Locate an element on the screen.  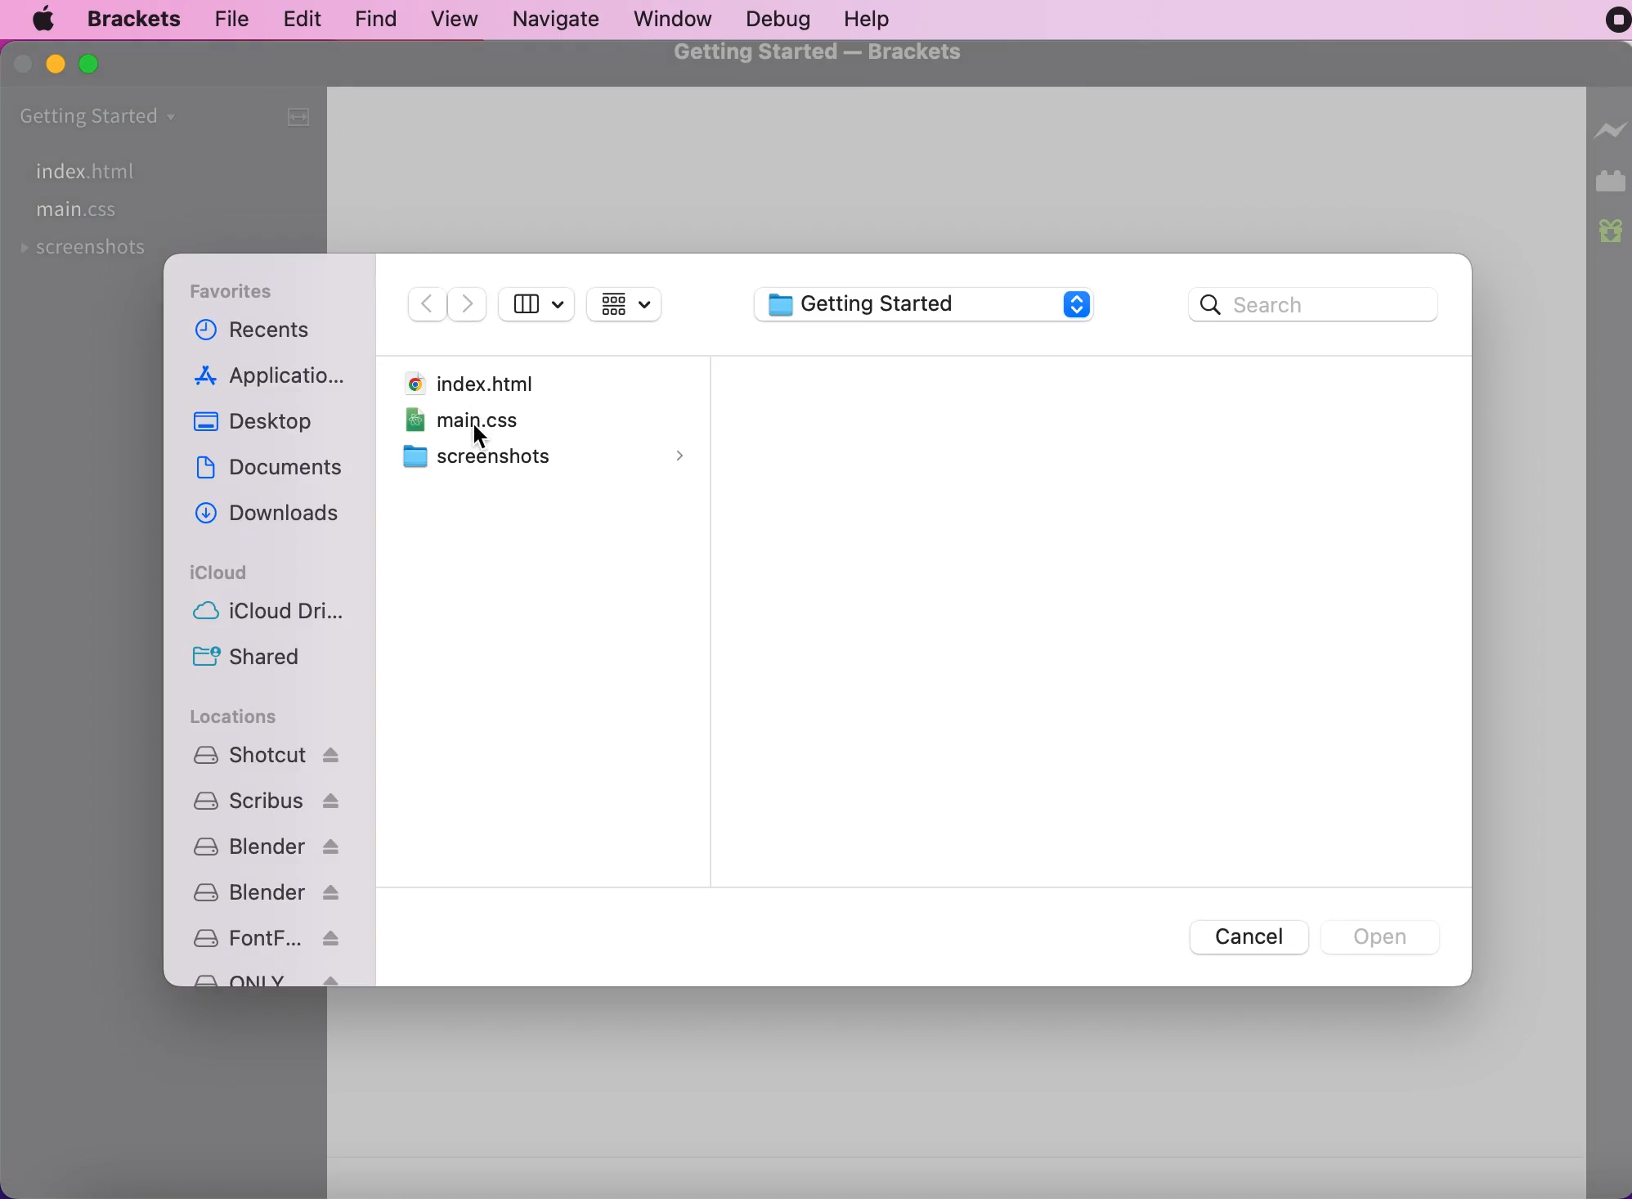
cursor is located at coordinates (477, 437).